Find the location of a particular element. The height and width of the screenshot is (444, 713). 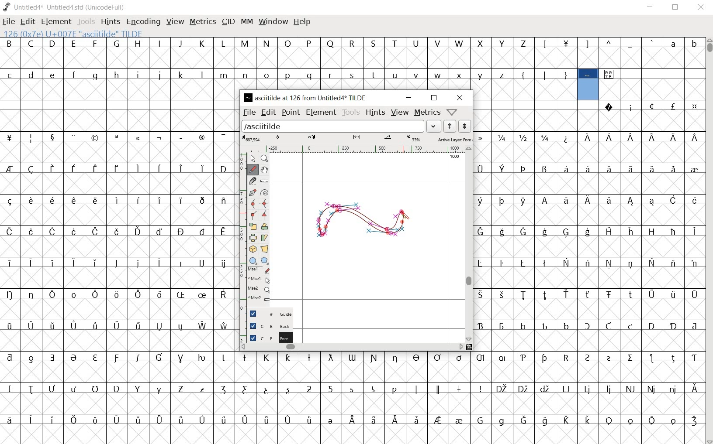

Add a corner point is located at coordinates (264, 215).